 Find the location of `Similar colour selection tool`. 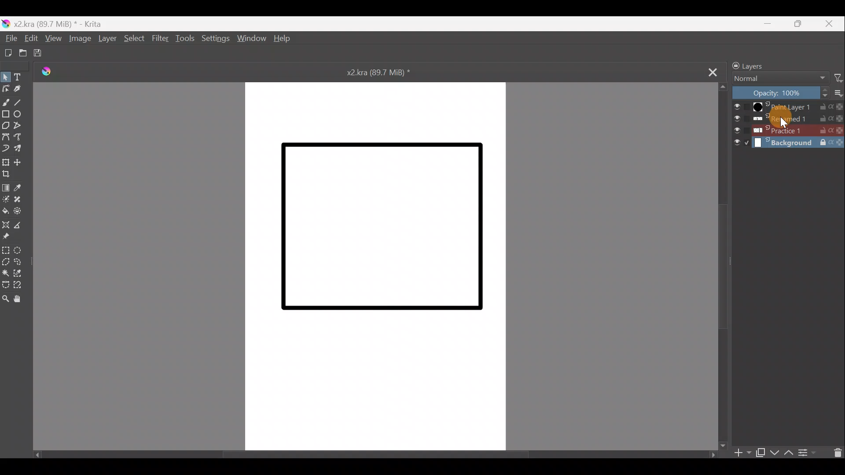

Similar colour selection tool is located at coordinates (23, 273).